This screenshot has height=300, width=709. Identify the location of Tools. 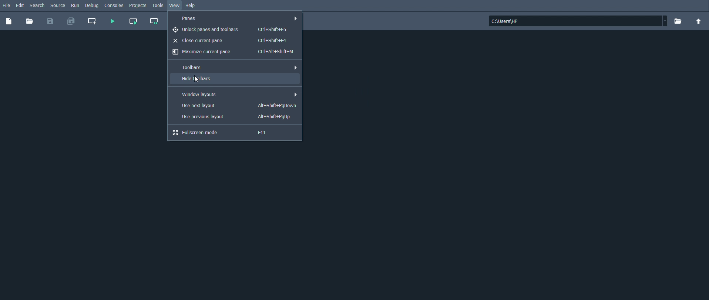
(158, 5).